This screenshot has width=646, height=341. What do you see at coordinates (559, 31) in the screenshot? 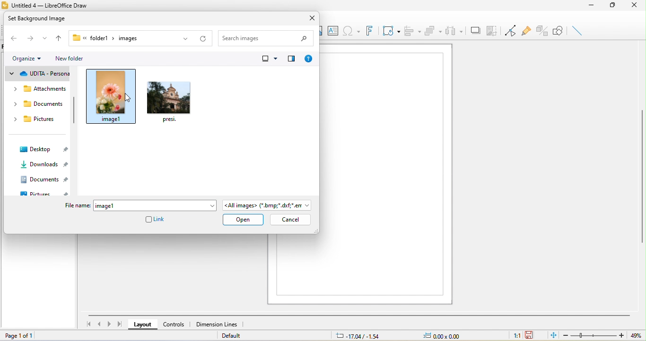
I see `show draw function` at bounding box center [559, 31].